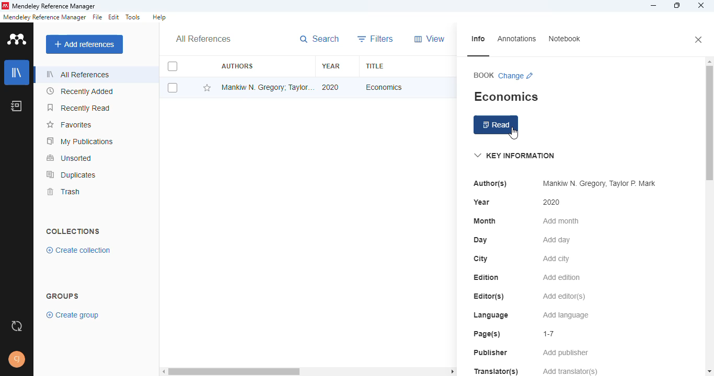  What do you see at coordinates (203, 39) in the screenshot?
I see `all references` at bounding box center [203, 39].